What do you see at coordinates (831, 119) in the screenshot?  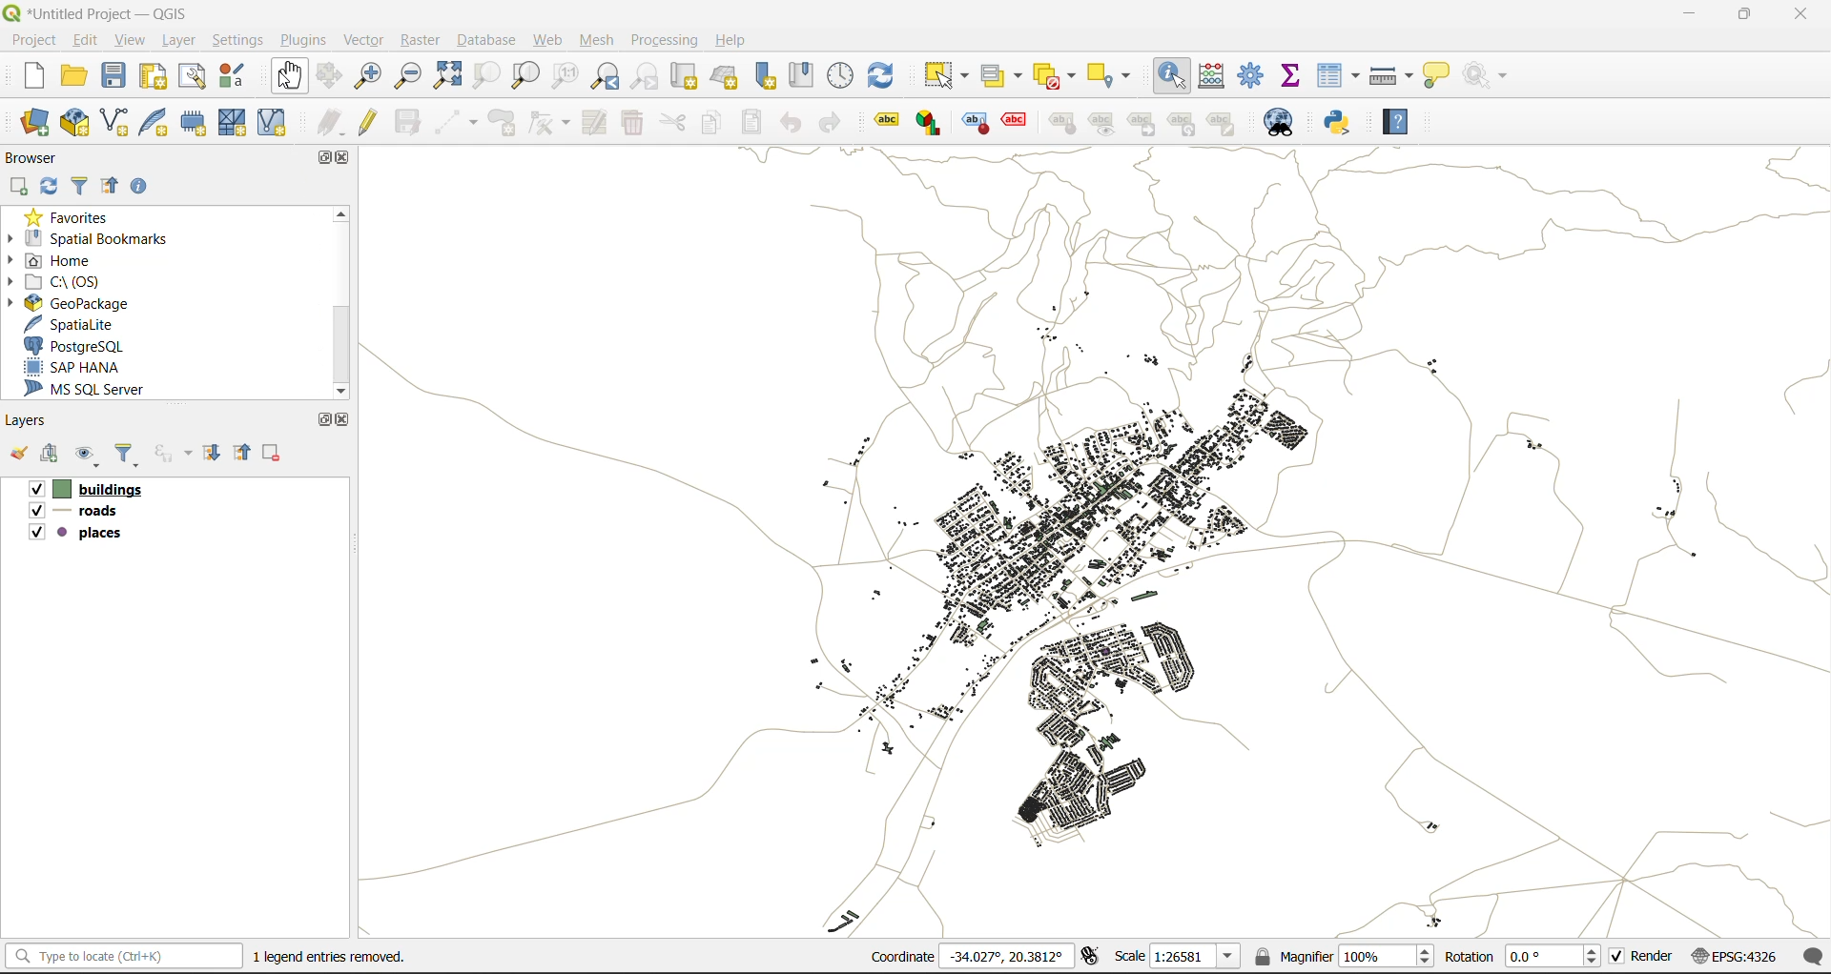 I see `redo` at bounding box center [831, 119].